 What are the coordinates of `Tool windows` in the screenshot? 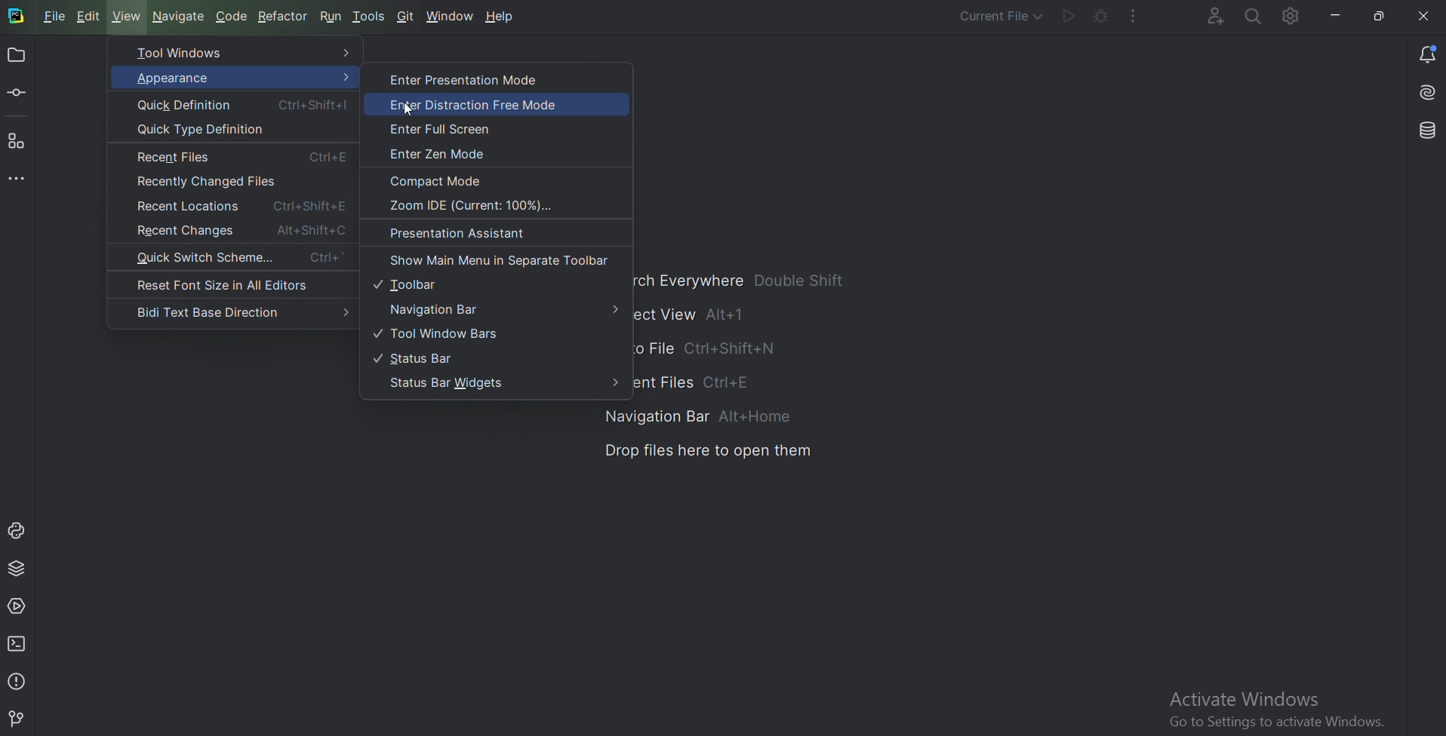 It's located at (238, 54).